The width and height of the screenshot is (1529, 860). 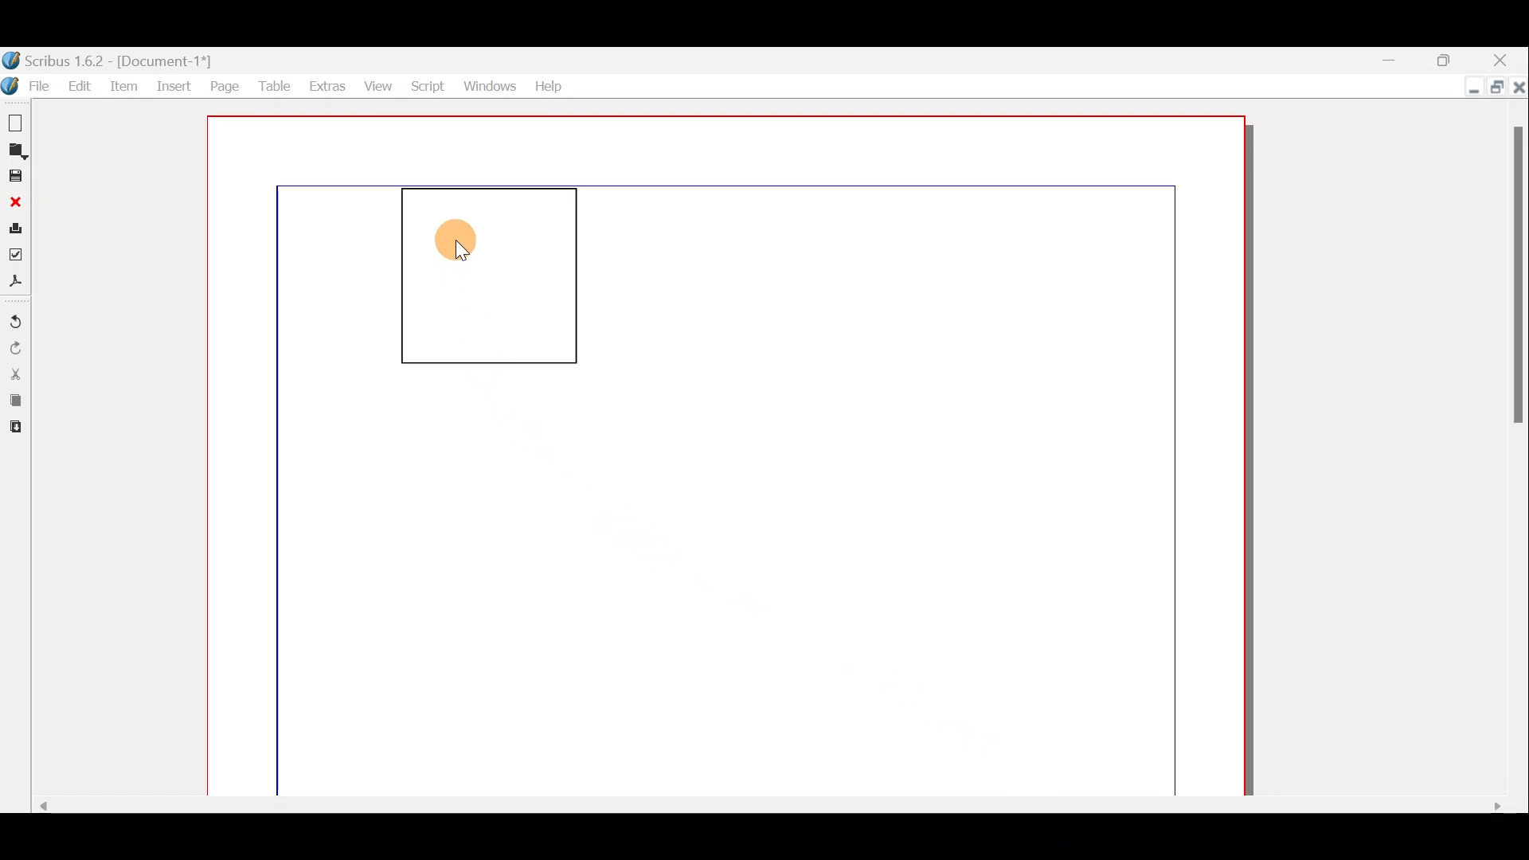 What do you see at coordinates (14, 202) in the screenshot?
I see `Close` at bounding box center [14, 202].